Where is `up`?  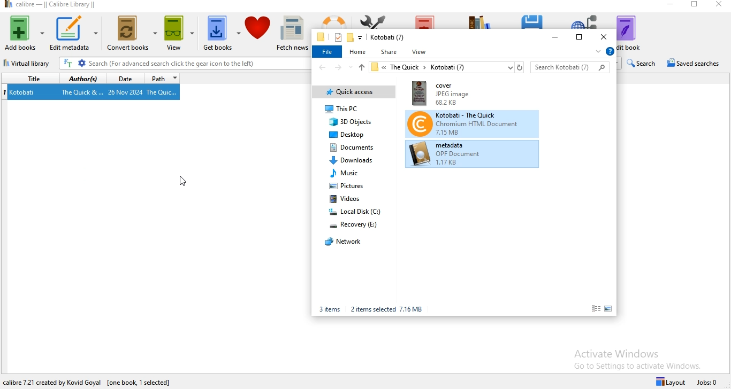 up is located at coordinates (361, 69).